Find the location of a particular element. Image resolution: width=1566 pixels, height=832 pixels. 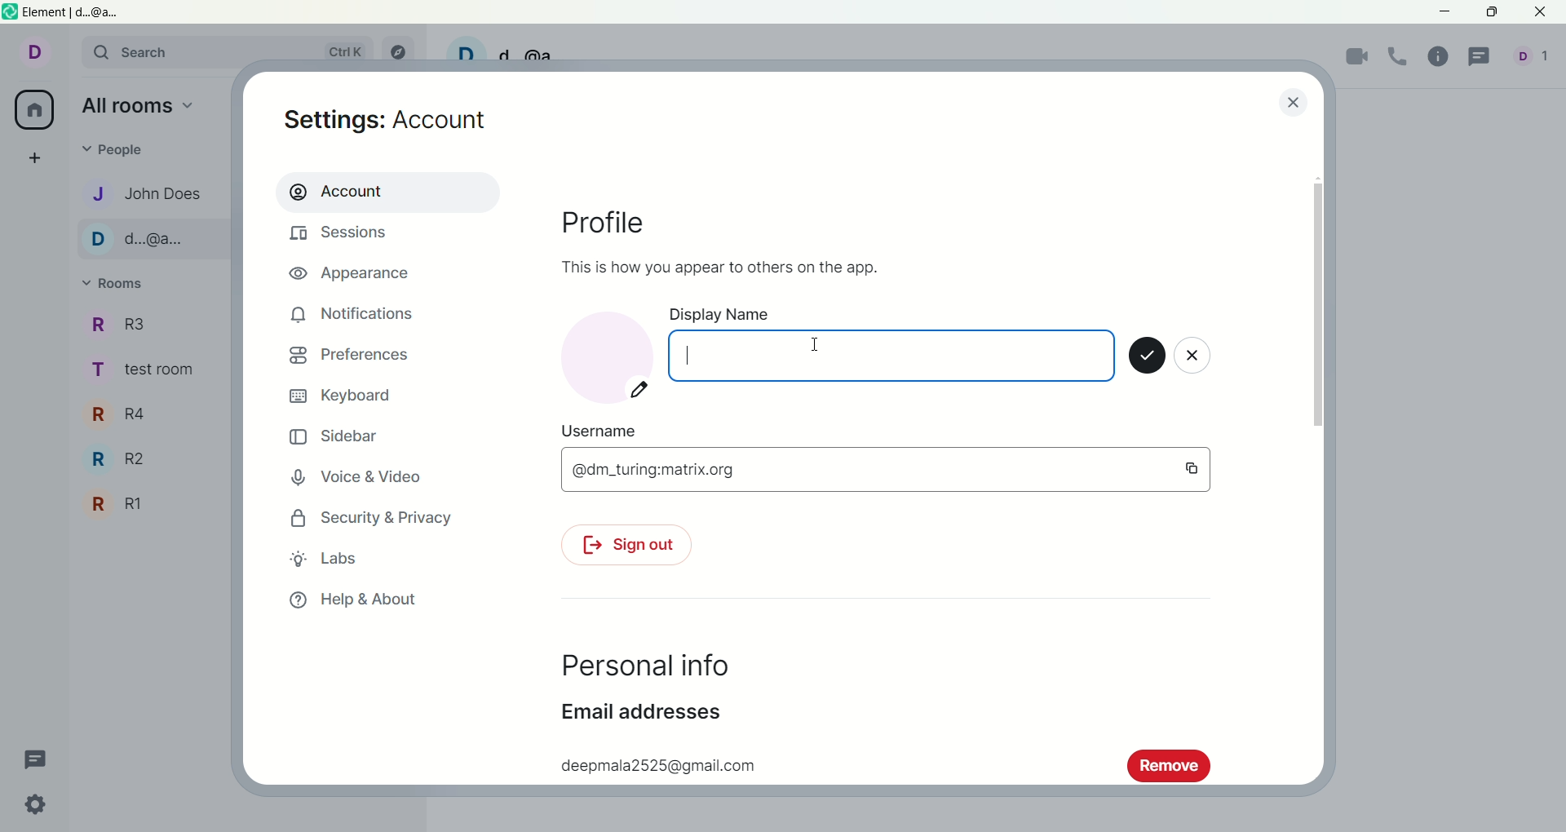

sidebar is located at coordinates (336, 439).